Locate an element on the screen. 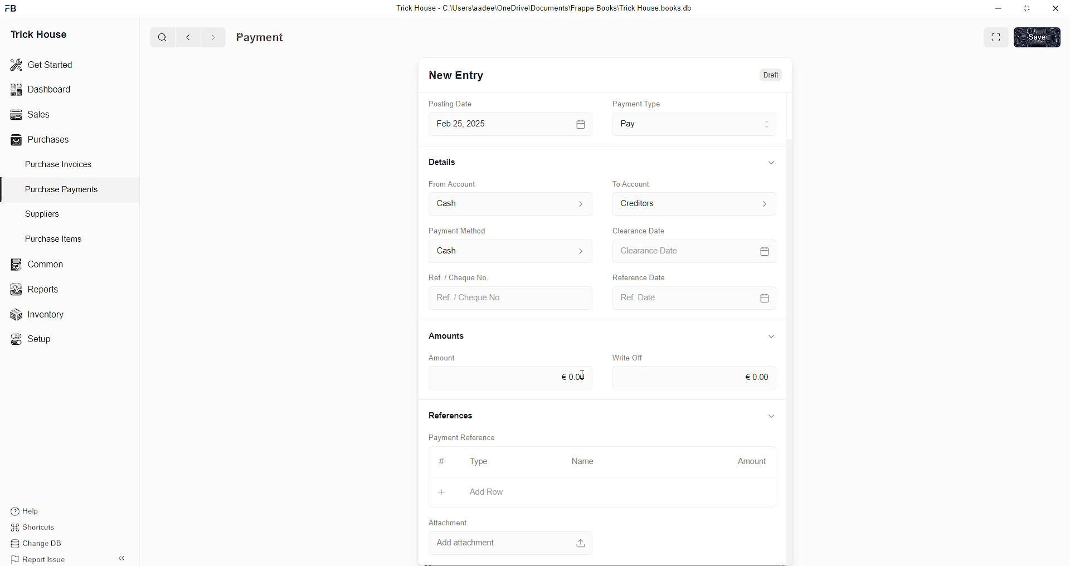 This screenshot has width=1070, height=566. Sales is located at coordinates (29, 113).